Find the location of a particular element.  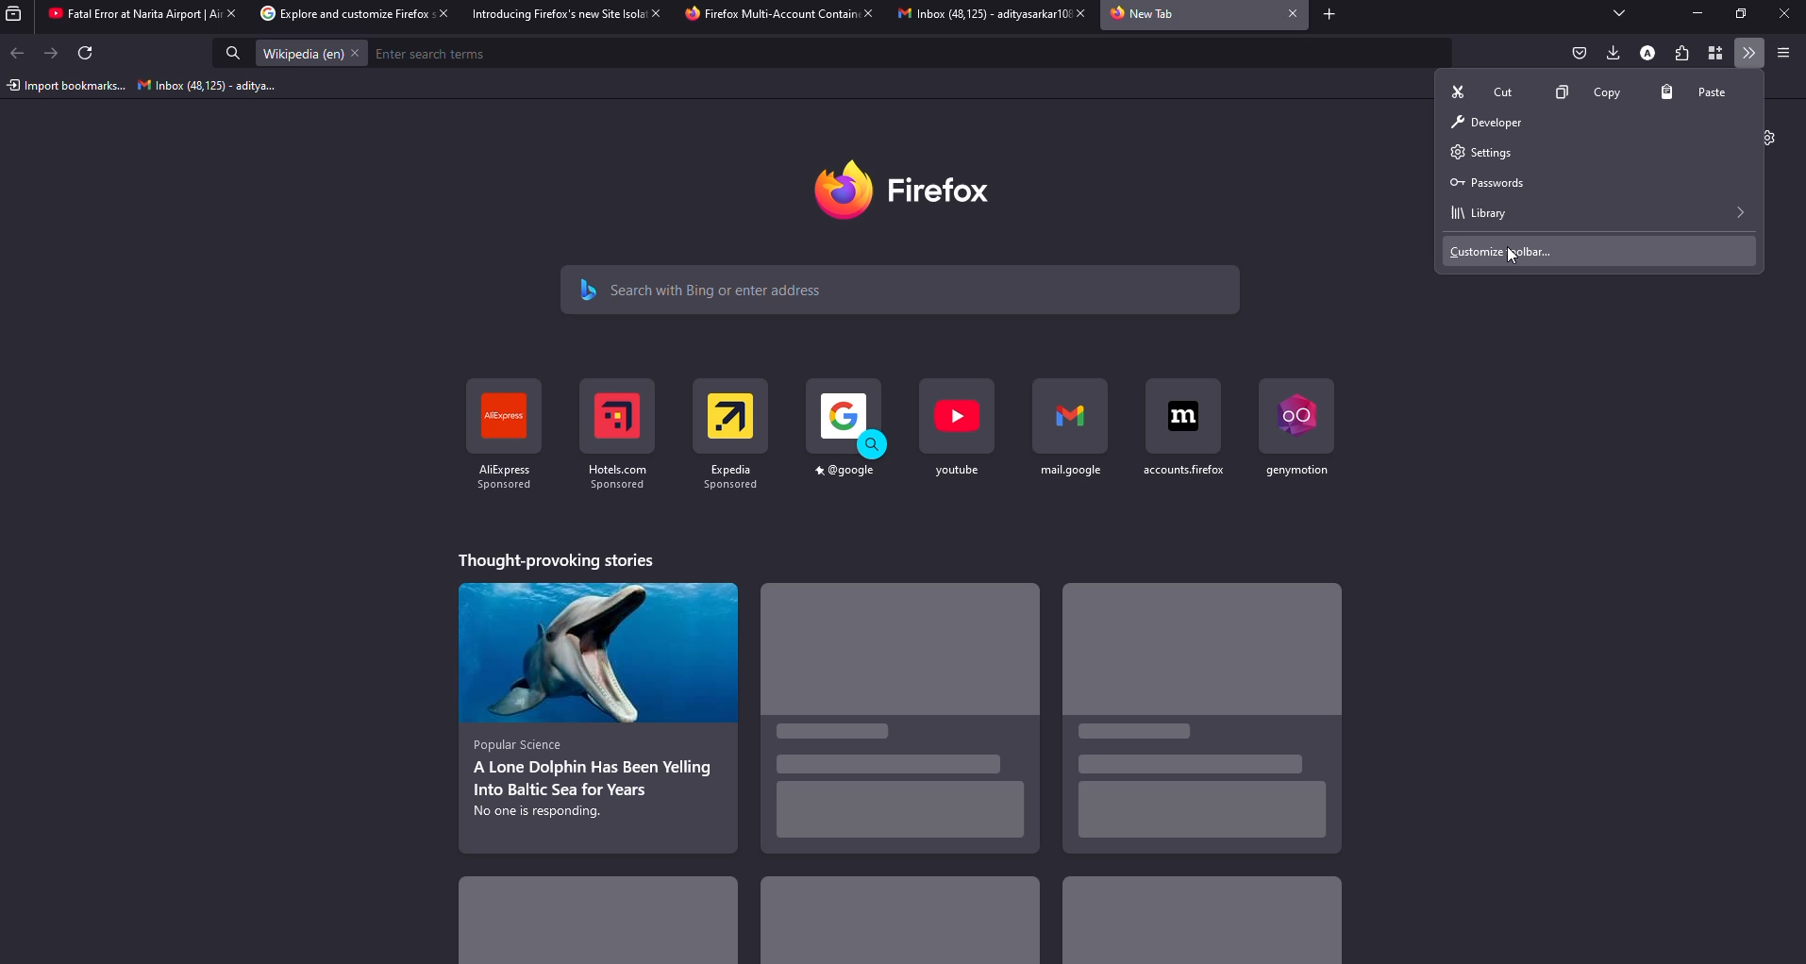

stories is located at coordinates (1199, 720).